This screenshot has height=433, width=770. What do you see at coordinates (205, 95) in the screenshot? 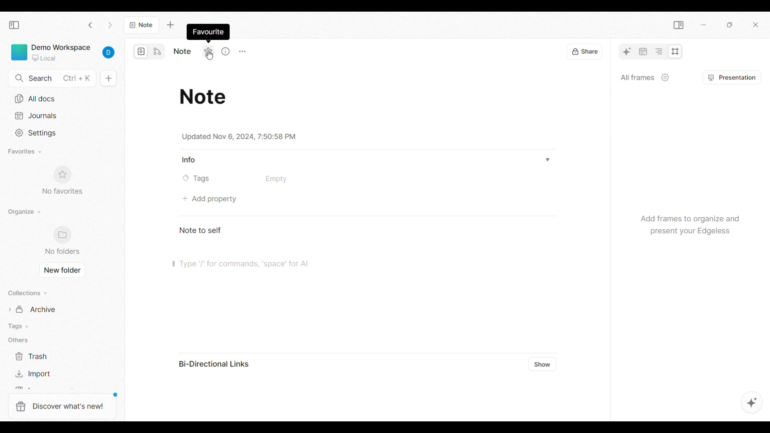
I see `Note` at bounding box center [205, 95].